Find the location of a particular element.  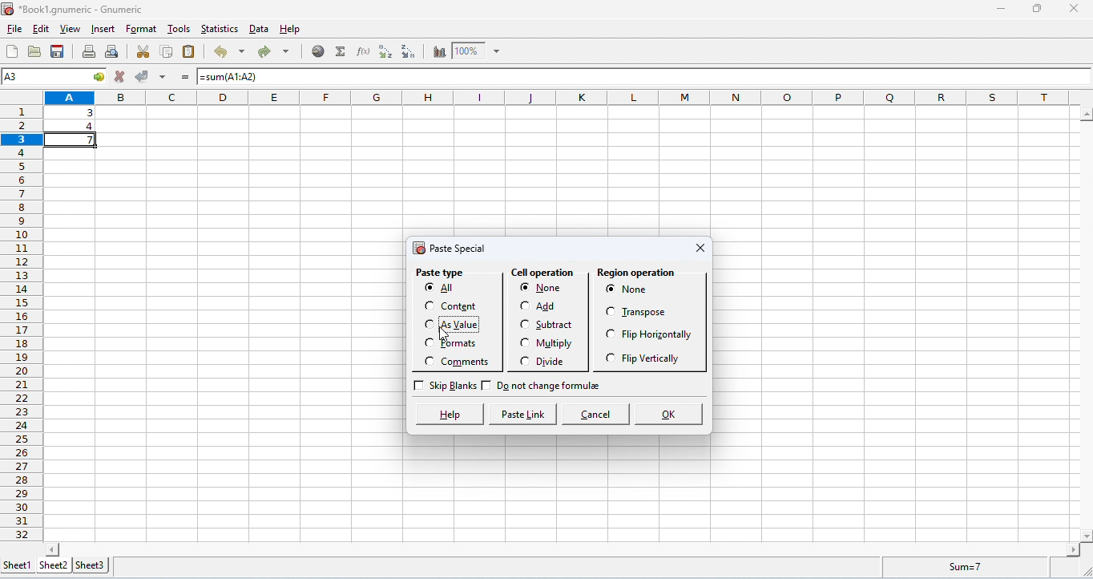

paste special is located at coordinates (450, 249).